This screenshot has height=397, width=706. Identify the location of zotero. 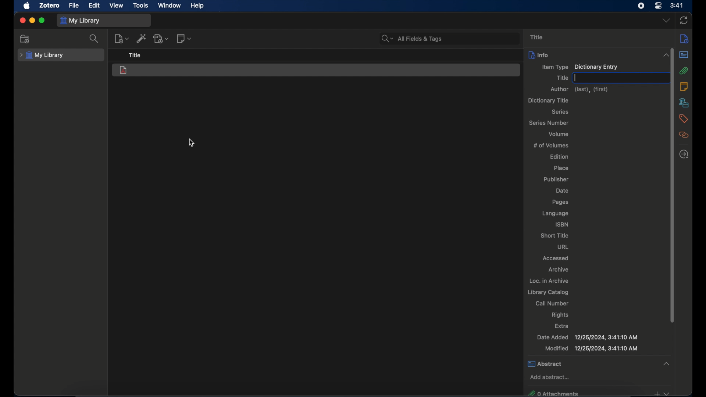
(50, 6).